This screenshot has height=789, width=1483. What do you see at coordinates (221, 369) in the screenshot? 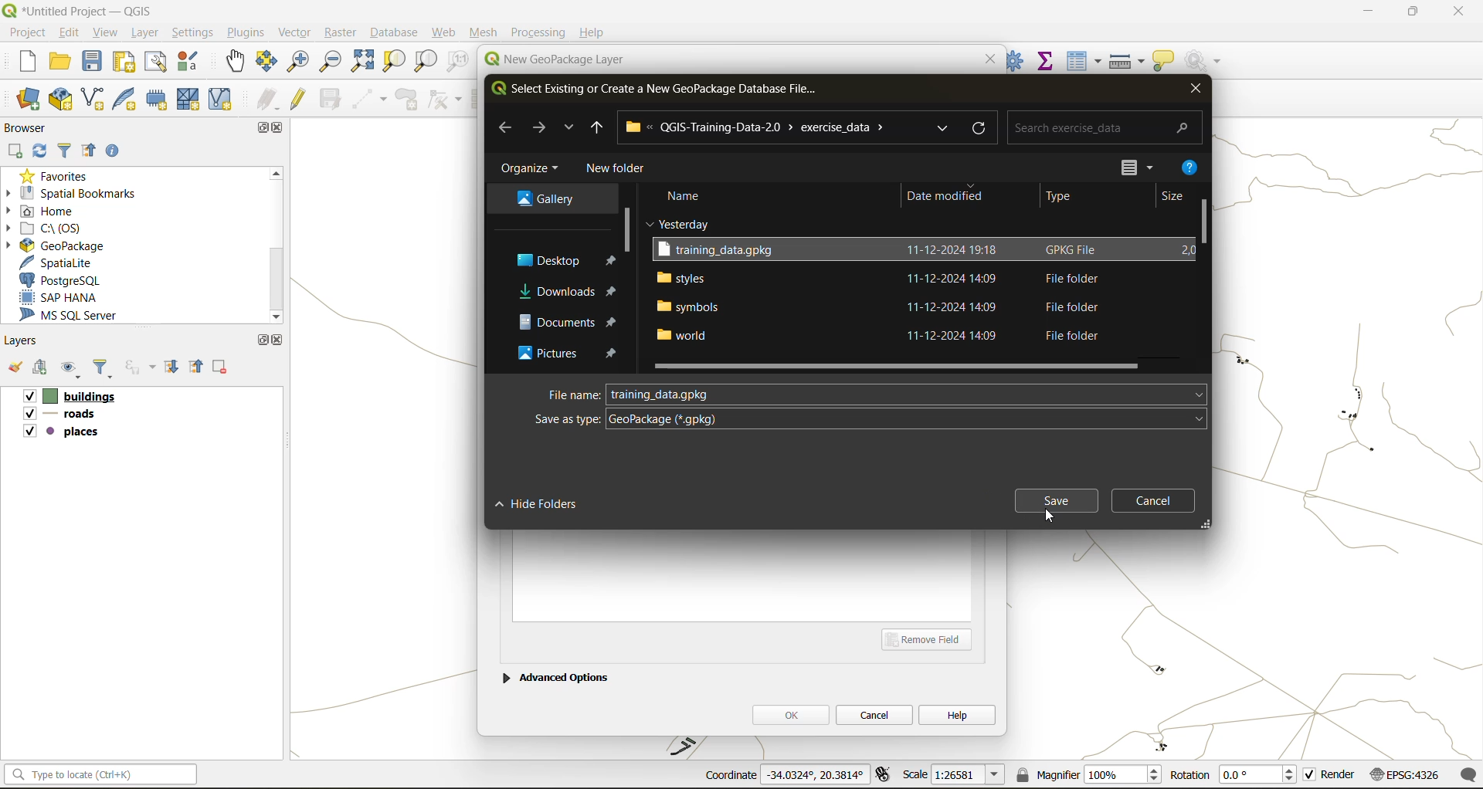
I see `remove` at bounding box center [221, 369].